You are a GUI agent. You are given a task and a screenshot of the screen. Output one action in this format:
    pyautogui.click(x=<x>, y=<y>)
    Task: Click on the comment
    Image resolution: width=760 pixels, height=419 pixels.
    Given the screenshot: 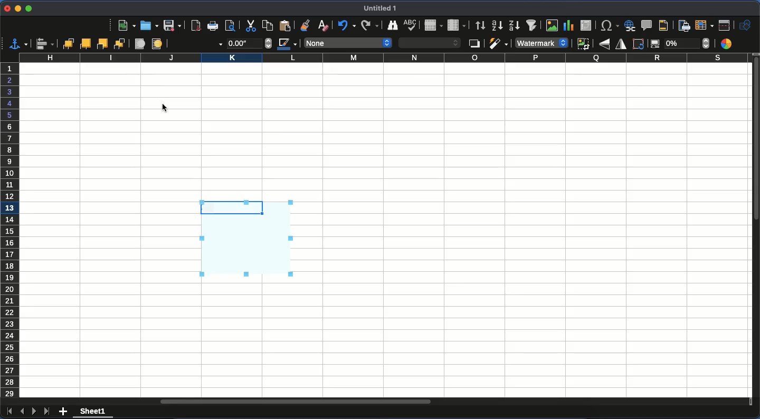 What is the action you would take?
    pyautogui.click(x=647, y=25)
    